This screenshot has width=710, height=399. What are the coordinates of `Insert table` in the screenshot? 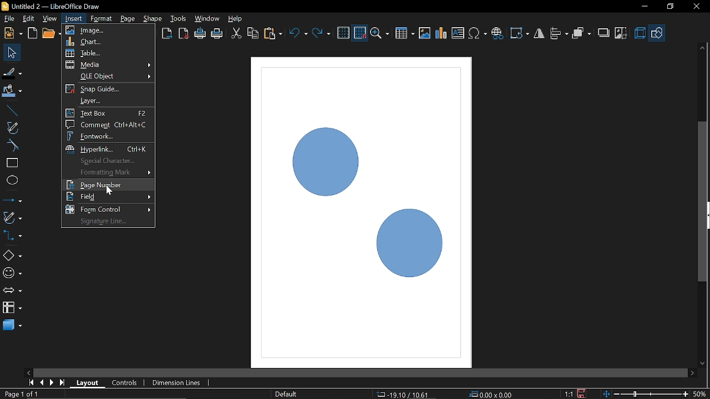 It's located at (405, 34).